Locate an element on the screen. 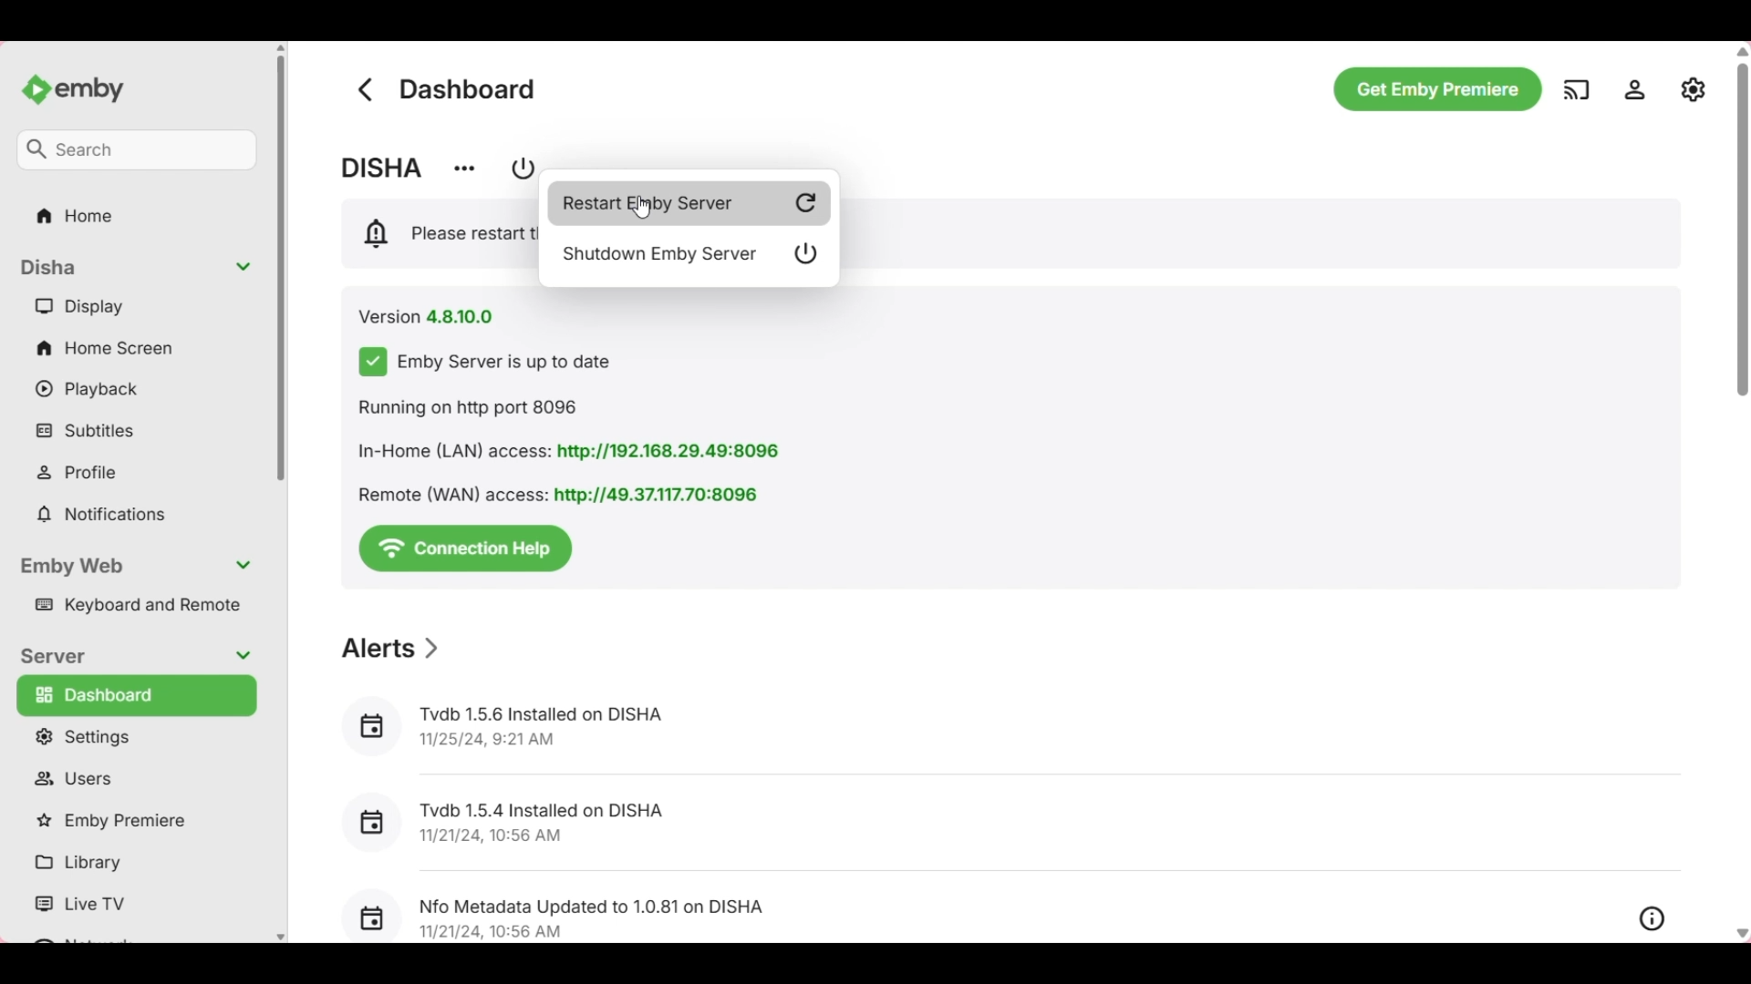 This screenshot has width=1751, height=984. Play on another device is located at coordinates (1576, 89).